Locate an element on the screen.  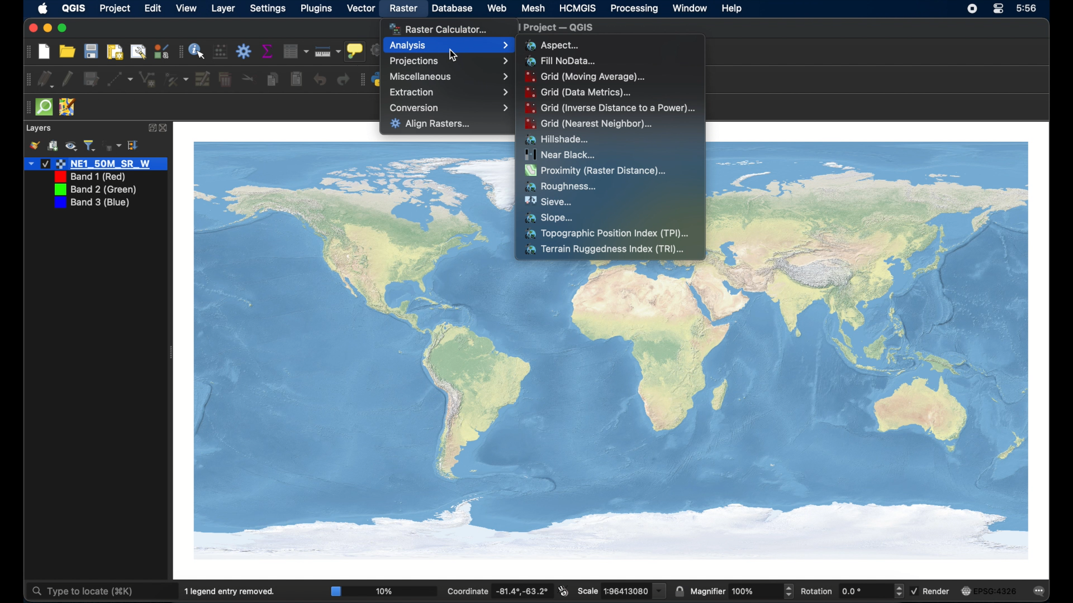
drag handle is located at coordinates (27, 79).